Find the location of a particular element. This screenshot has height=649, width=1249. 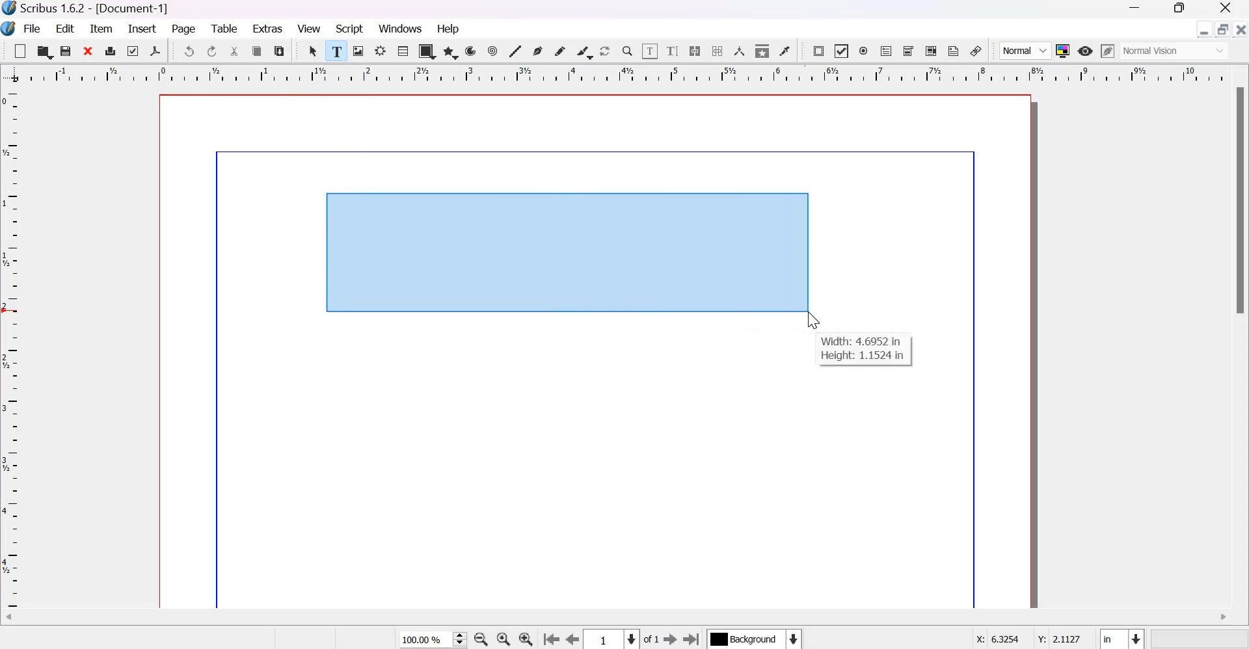

edit text with story editor is located at coordinates (673, 51).